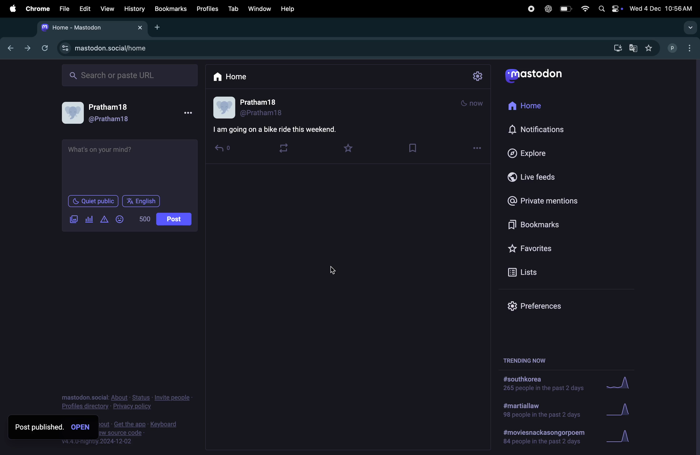  I want to click on reply, so click(224, 150).